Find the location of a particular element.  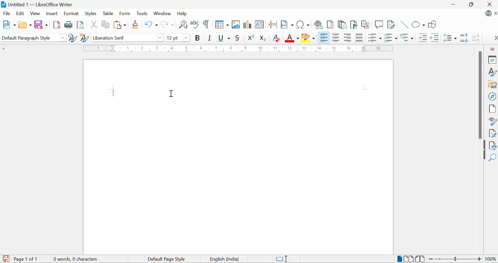

Select Outline Format is located at coordinates (407, 37).